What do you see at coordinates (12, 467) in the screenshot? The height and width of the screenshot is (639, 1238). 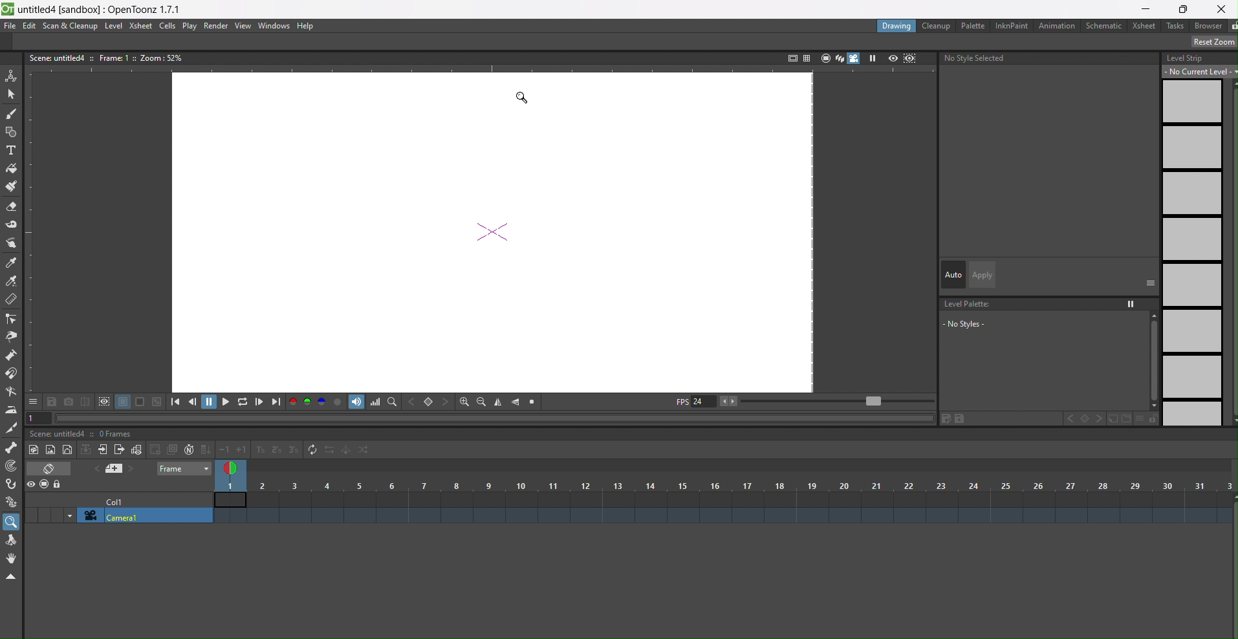 I see `tracker tool` at bounding box center [12, 467].